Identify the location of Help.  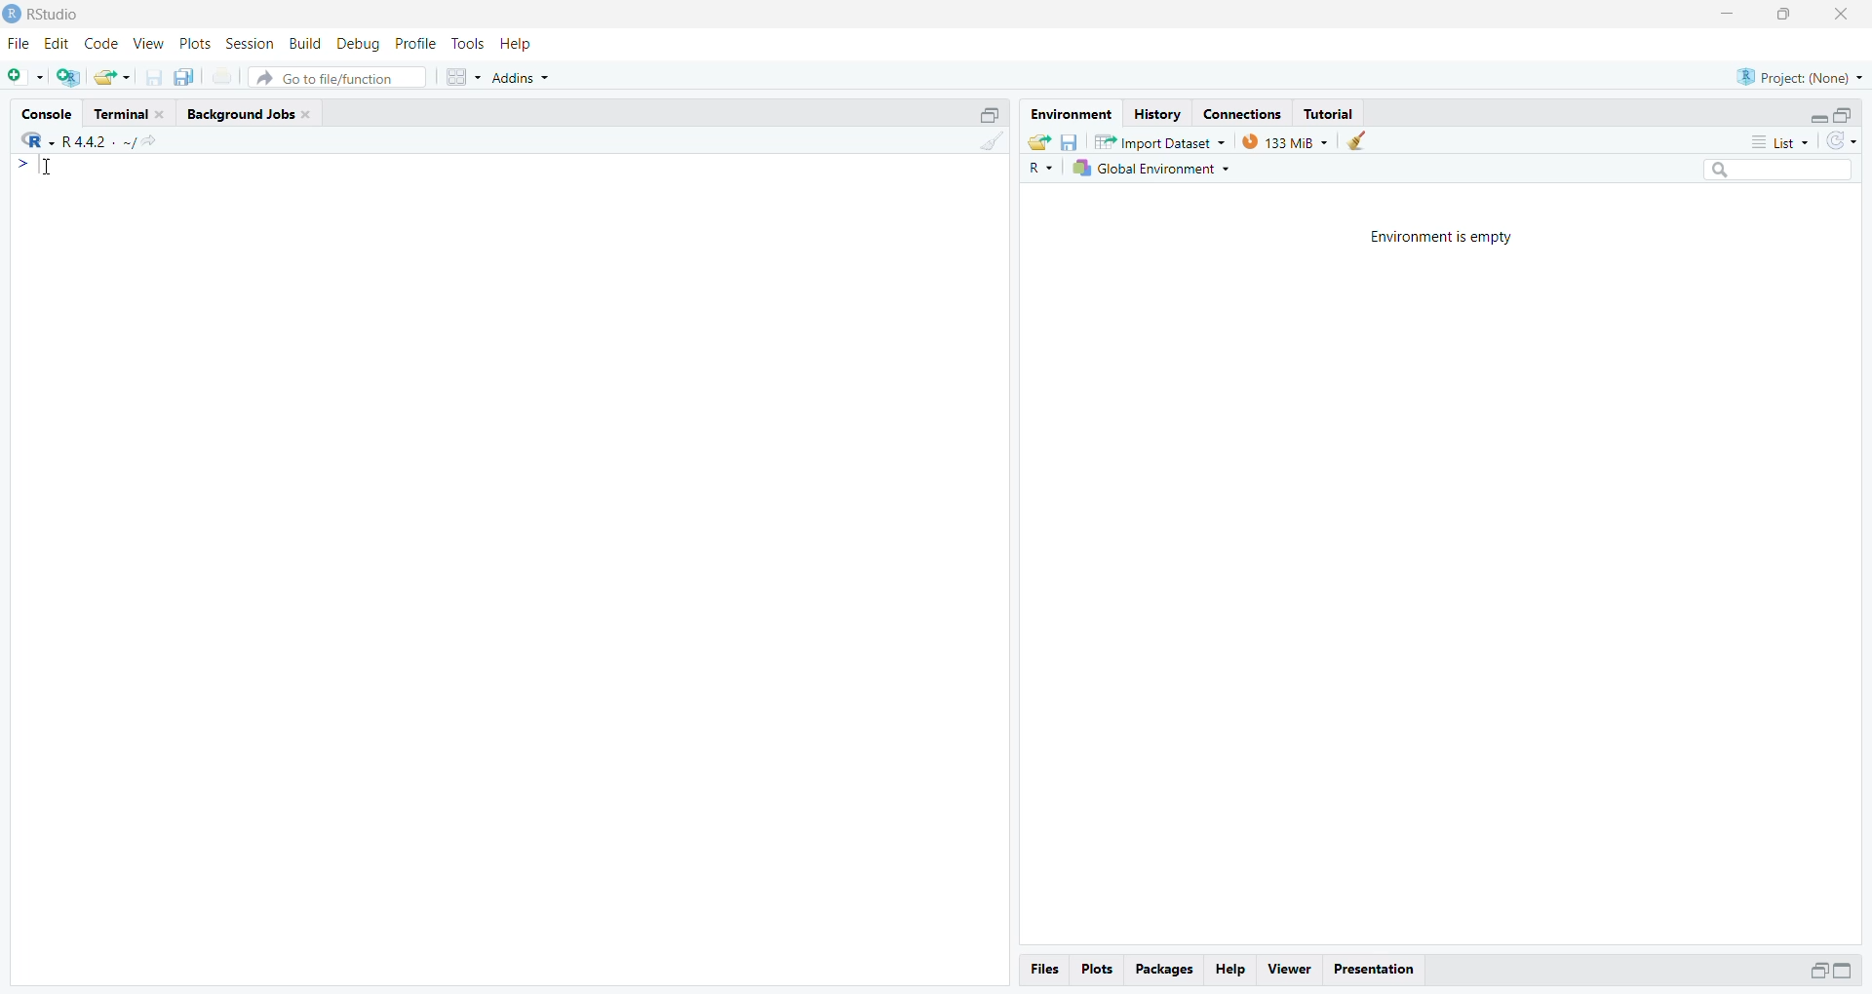
(517, 44).